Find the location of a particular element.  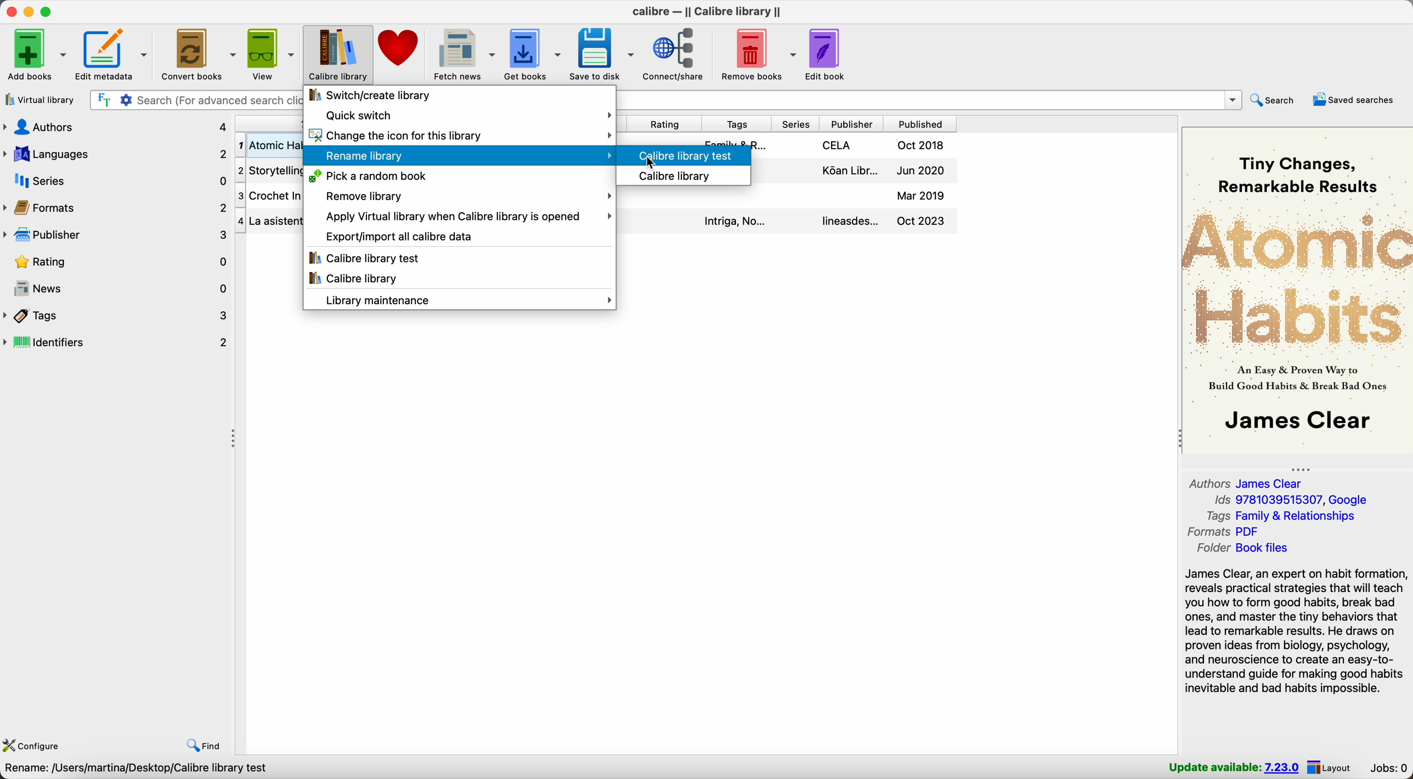

series is located at coordinates (795, 124).